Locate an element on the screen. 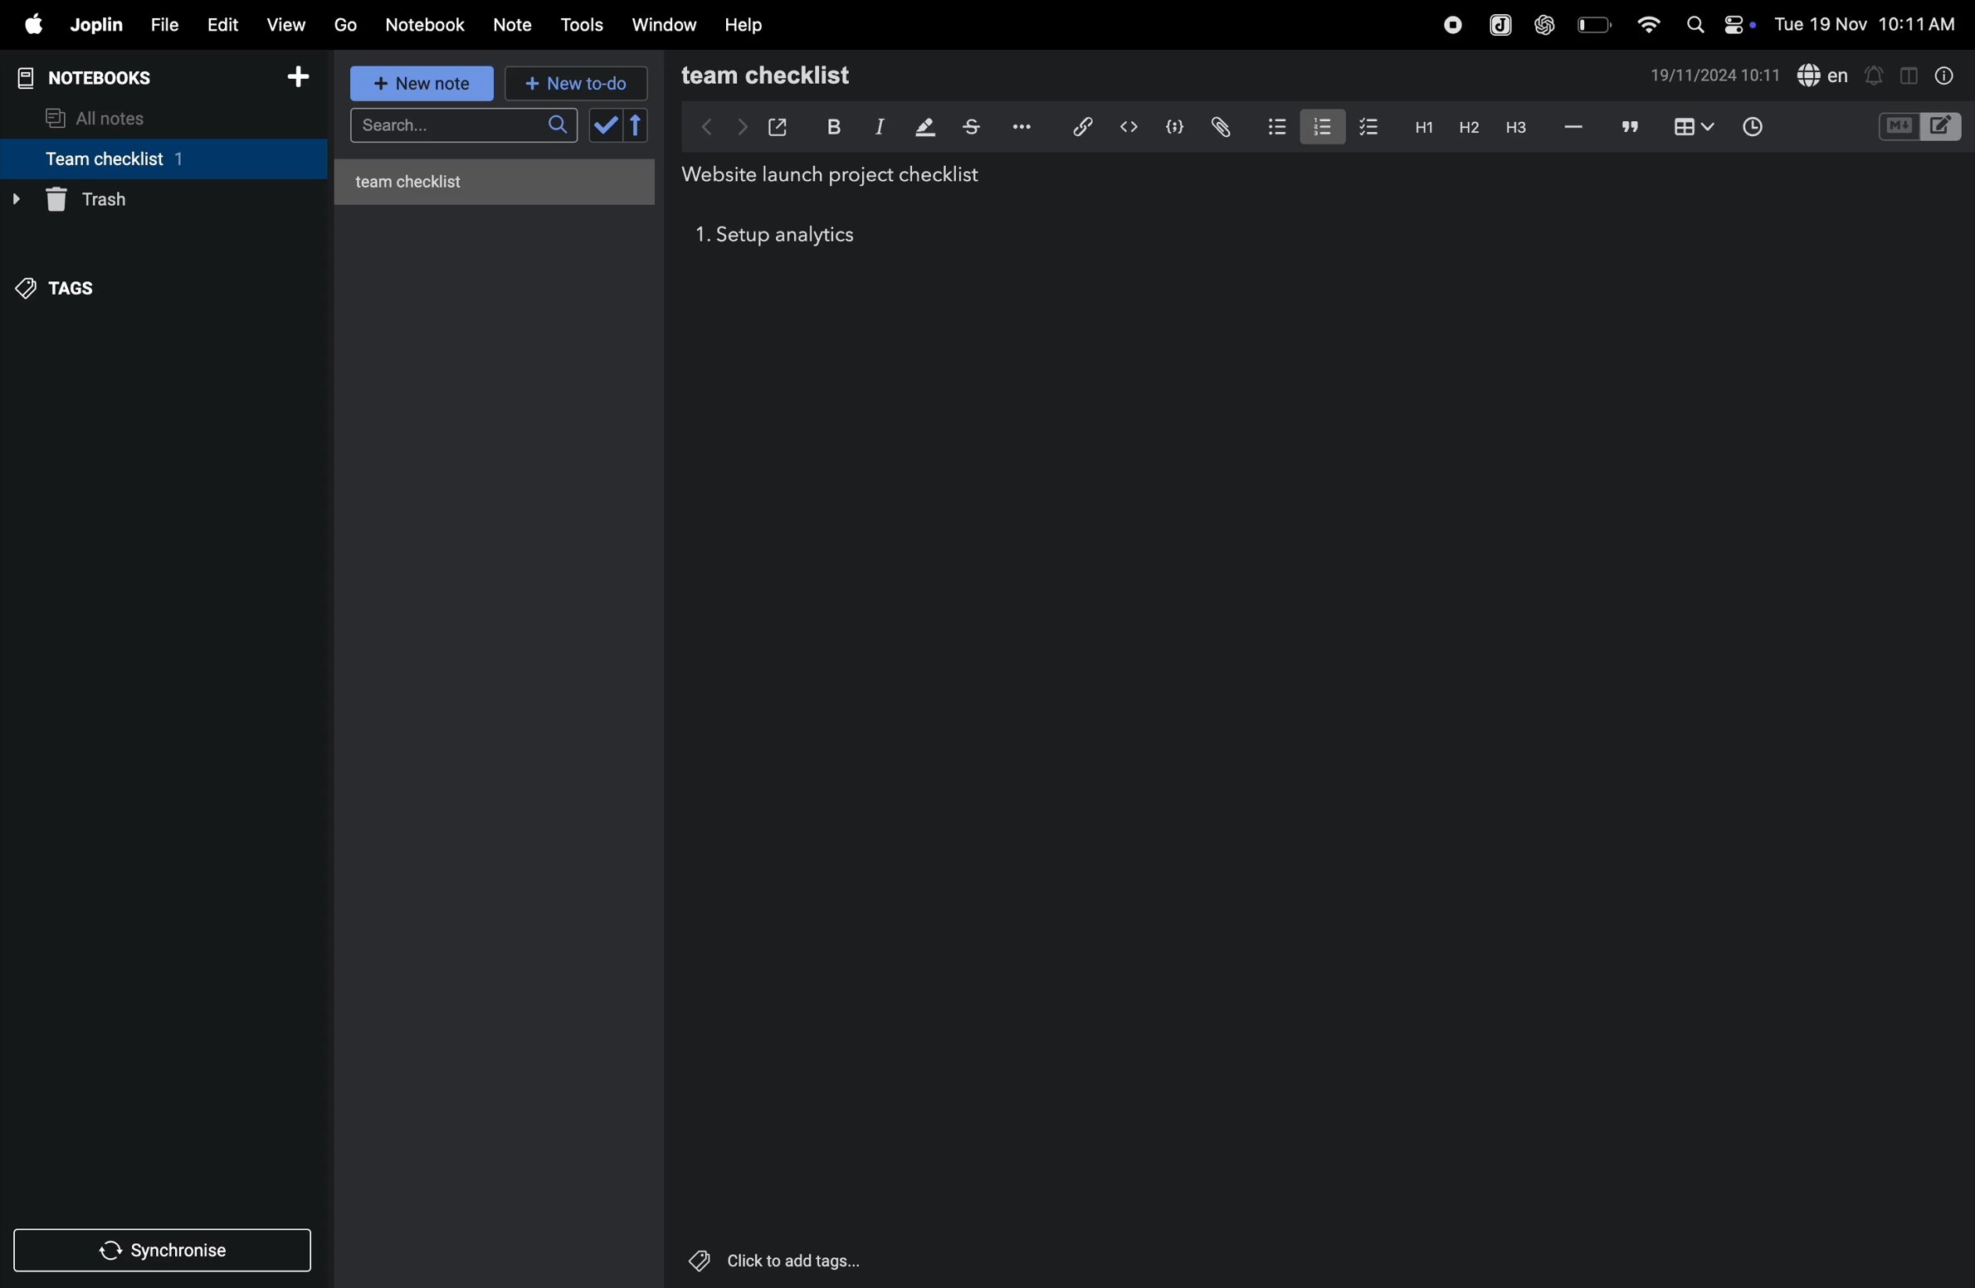  numbered list is located at coordinates (1319, 124).